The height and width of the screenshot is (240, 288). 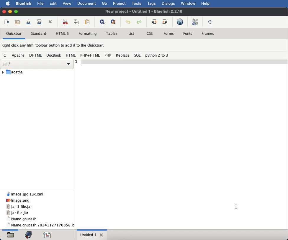 What do you see at coordinates (65, 22) in the screenshot?
I see `cut` at bounding box center [65, 22].